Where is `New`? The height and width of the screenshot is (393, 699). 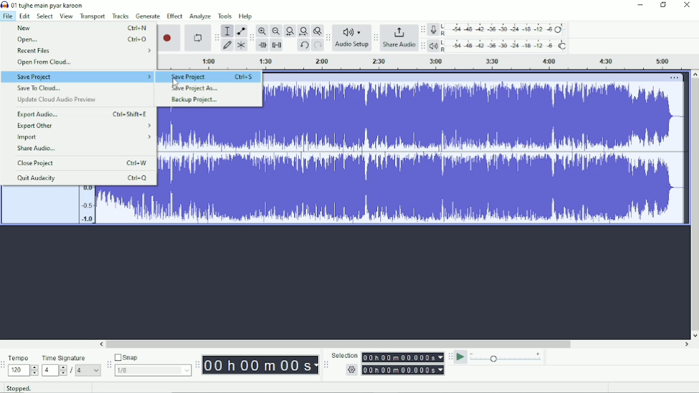 New is located at coordinates (81, 28).